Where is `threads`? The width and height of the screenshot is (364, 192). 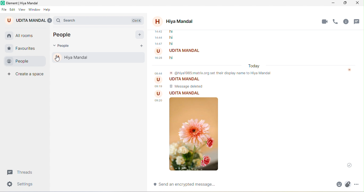 threads is located at coordinates (23, 172).